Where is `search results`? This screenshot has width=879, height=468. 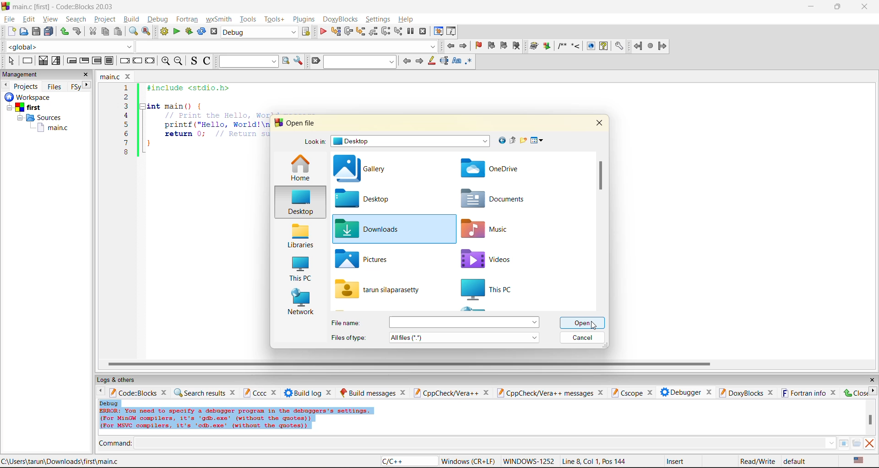 search results is located at coordinates (199, 392).